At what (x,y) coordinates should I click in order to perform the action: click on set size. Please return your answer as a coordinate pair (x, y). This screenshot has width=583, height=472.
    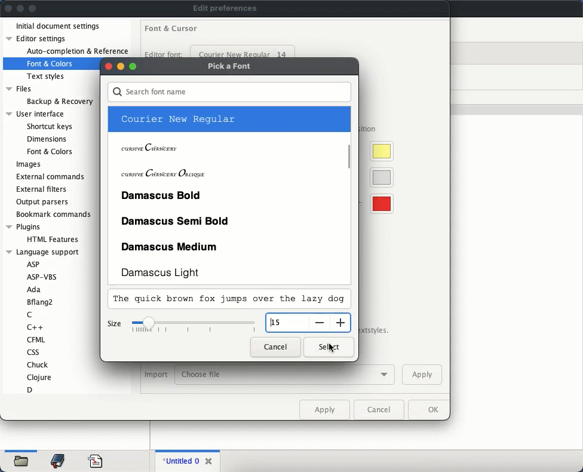
    Looking at the image, I should click on (287, 323).